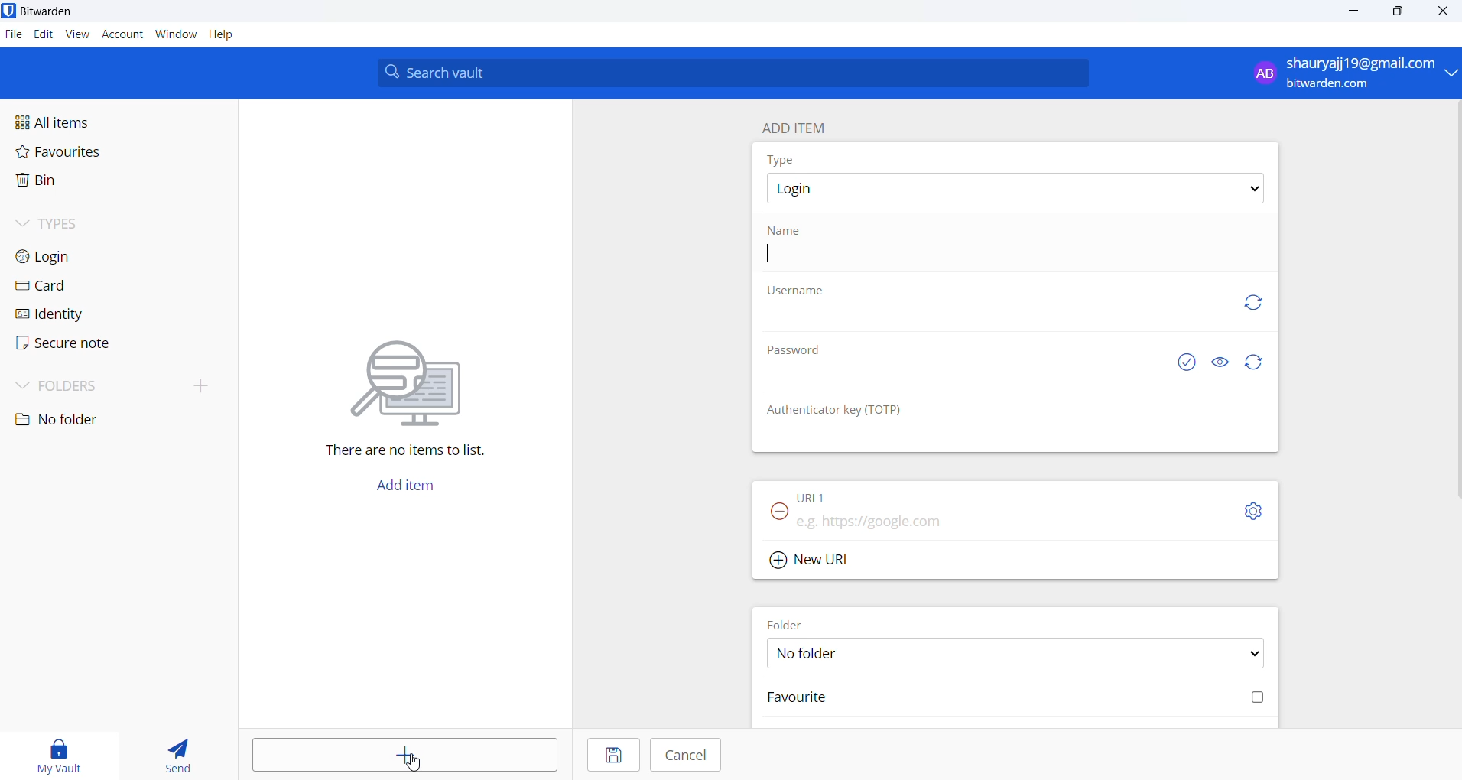 Image resolution: width=1462 pixels, height=780 pixels. Describe the element at coordinates (179, 757) in the screenshot. I see `send` at that location.